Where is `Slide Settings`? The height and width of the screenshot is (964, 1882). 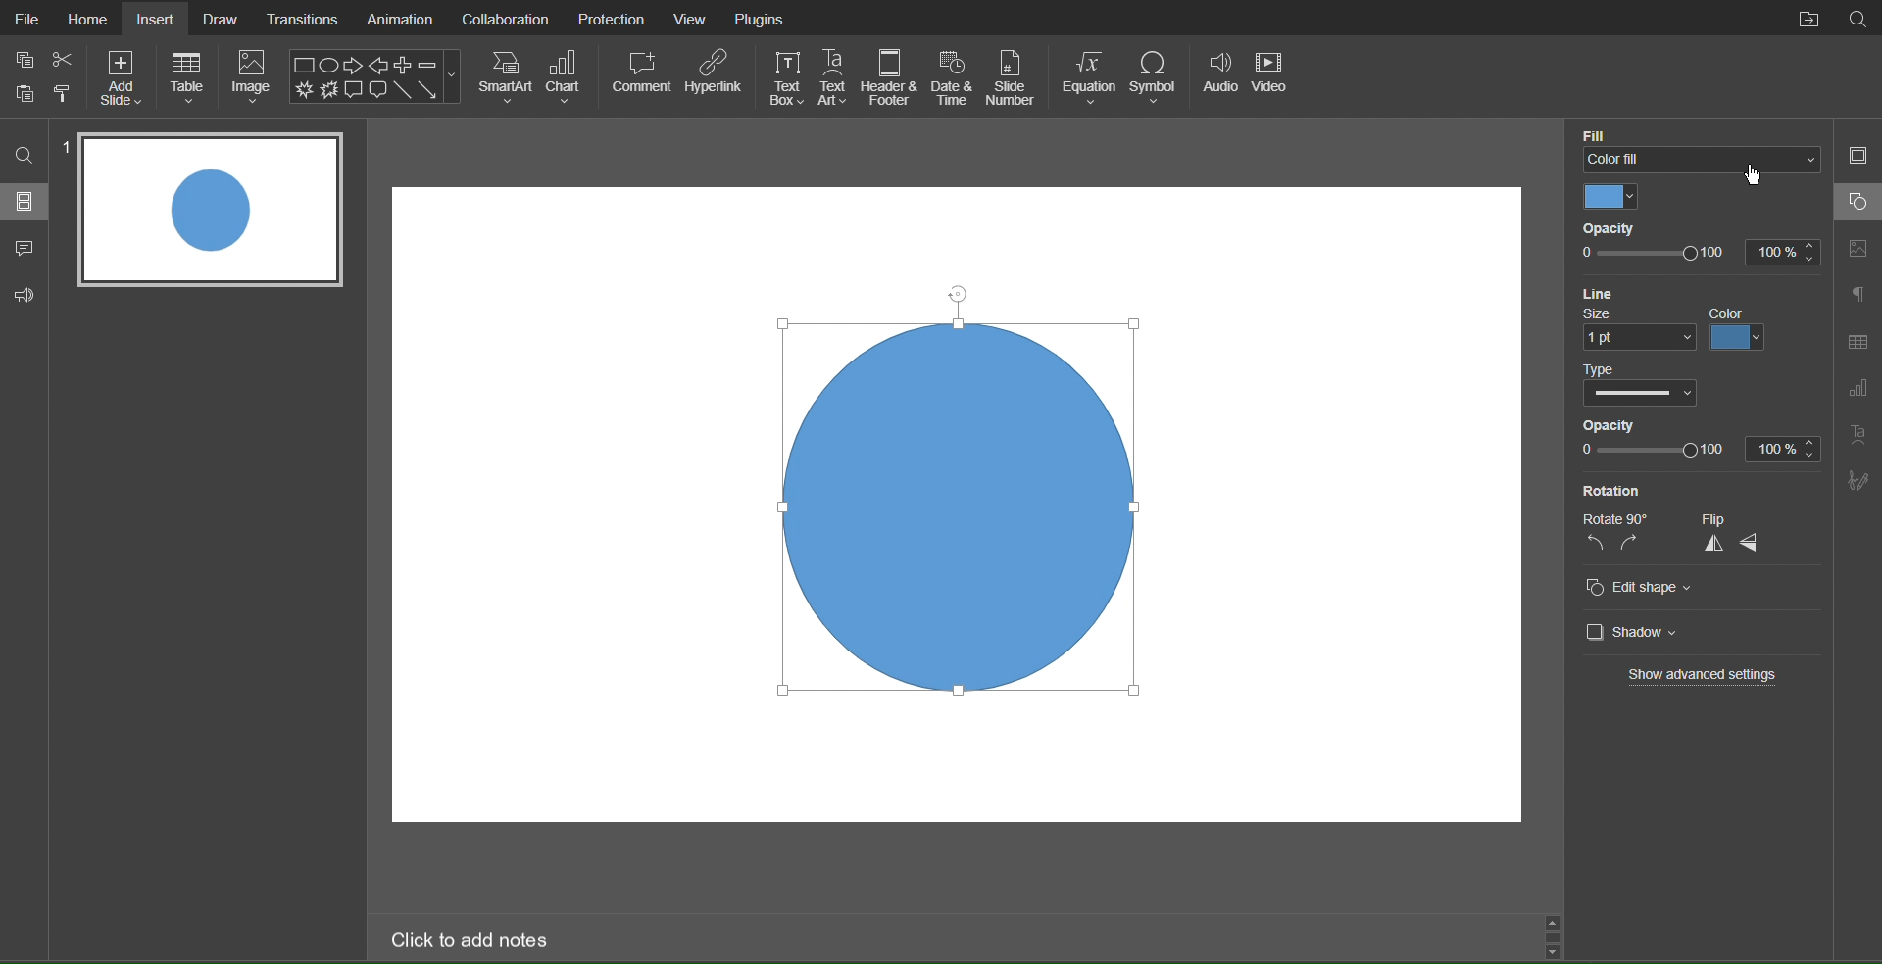
Slide Settings is located at coordinates (1857, 159).